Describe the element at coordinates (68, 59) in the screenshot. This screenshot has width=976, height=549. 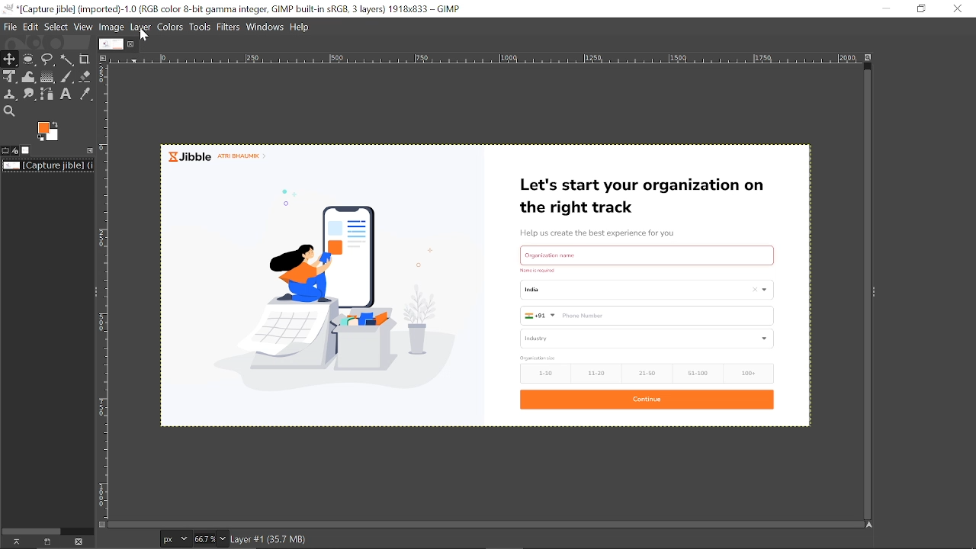
I see `Fuzzy select tool` at that location.